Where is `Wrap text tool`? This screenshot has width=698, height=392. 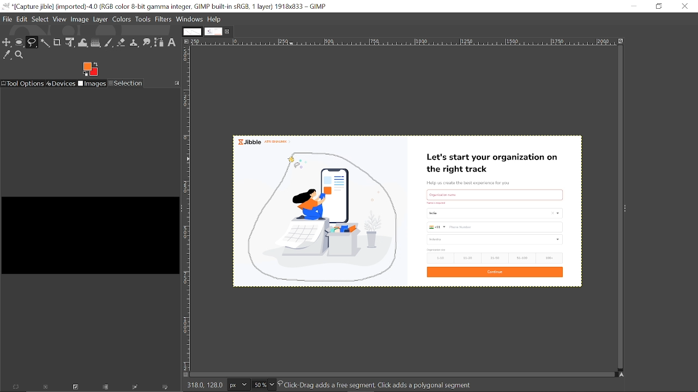 Wrap text tool is located at coordinates (83, 42).